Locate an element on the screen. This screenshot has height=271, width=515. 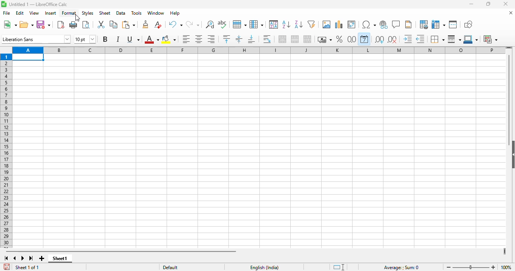
clone formatting is located at coordinates (146, 24).